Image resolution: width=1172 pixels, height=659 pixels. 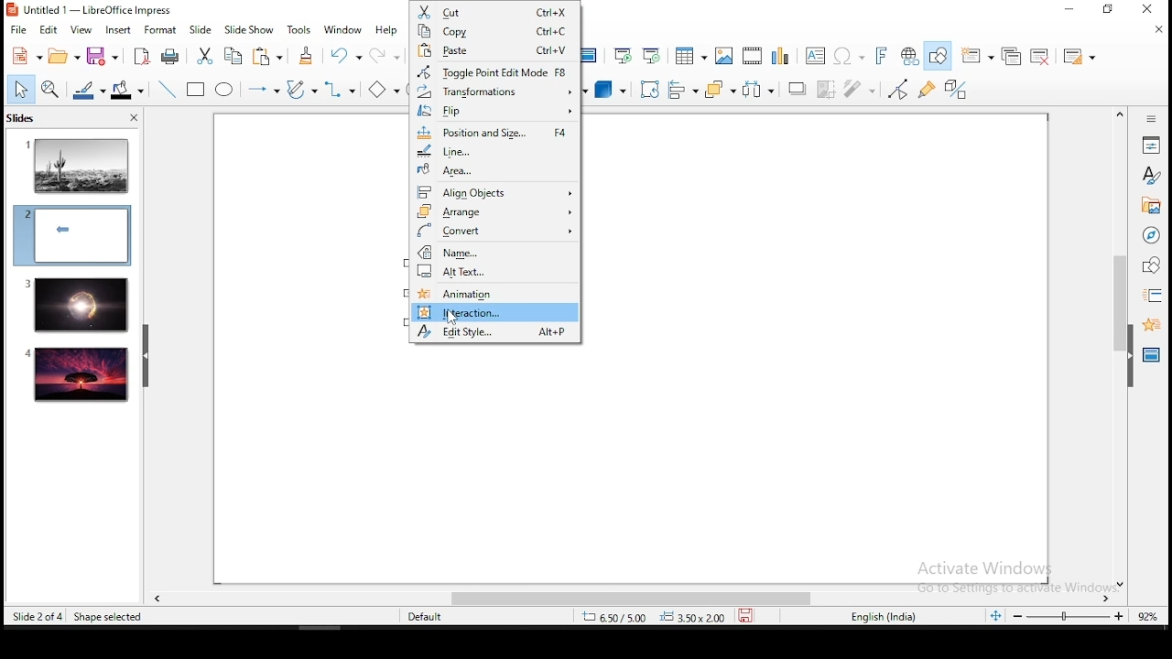 What do you see at coordinates (783, 56) in the screenshot?
I see `charts` at bounding box center [783, 56].